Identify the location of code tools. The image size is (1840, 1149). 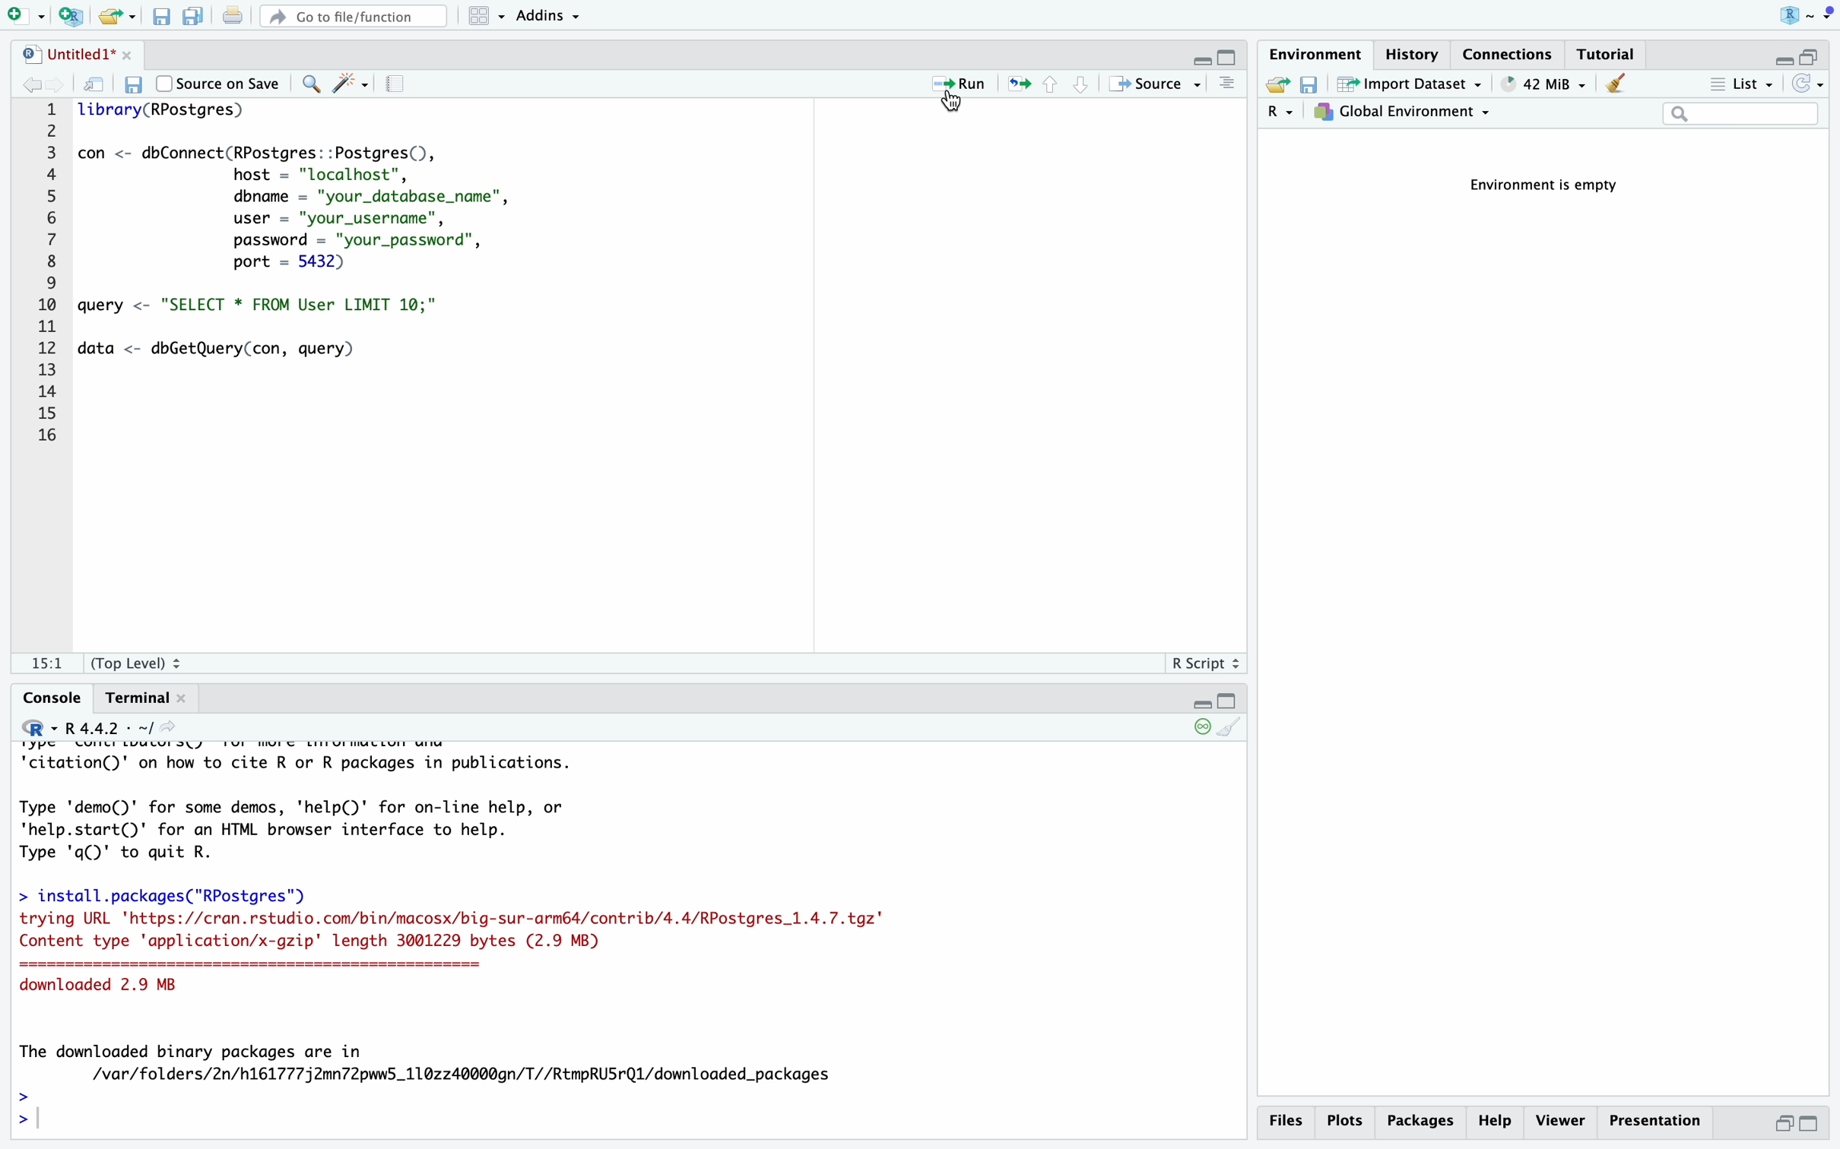
(352, 82).